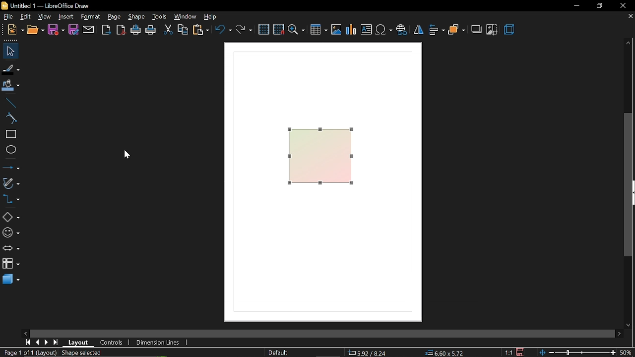  What do you see at coordinates (7, 17) in the screenshot?
I see `file` at bounding box center [7, 17].